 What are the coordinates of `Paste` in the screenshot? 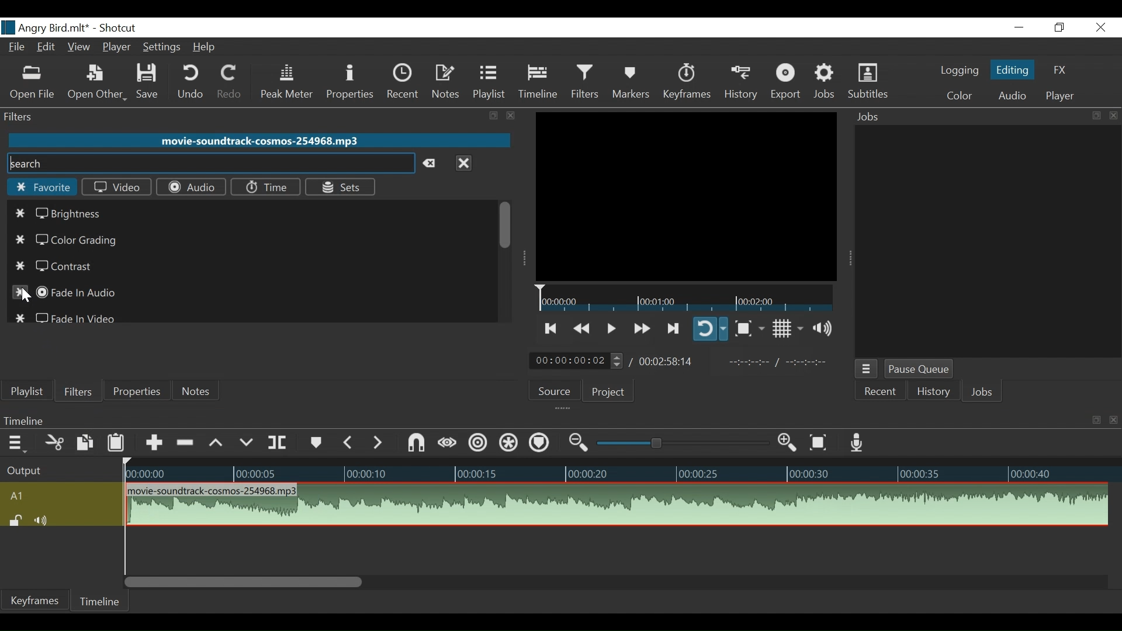 It's located at (117, 442).